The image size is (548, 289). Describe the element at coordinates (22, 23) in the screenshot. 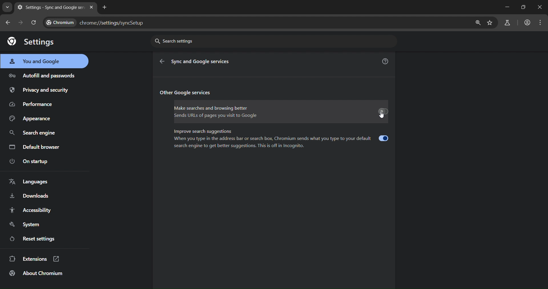

I see `go forward one page` at that location.